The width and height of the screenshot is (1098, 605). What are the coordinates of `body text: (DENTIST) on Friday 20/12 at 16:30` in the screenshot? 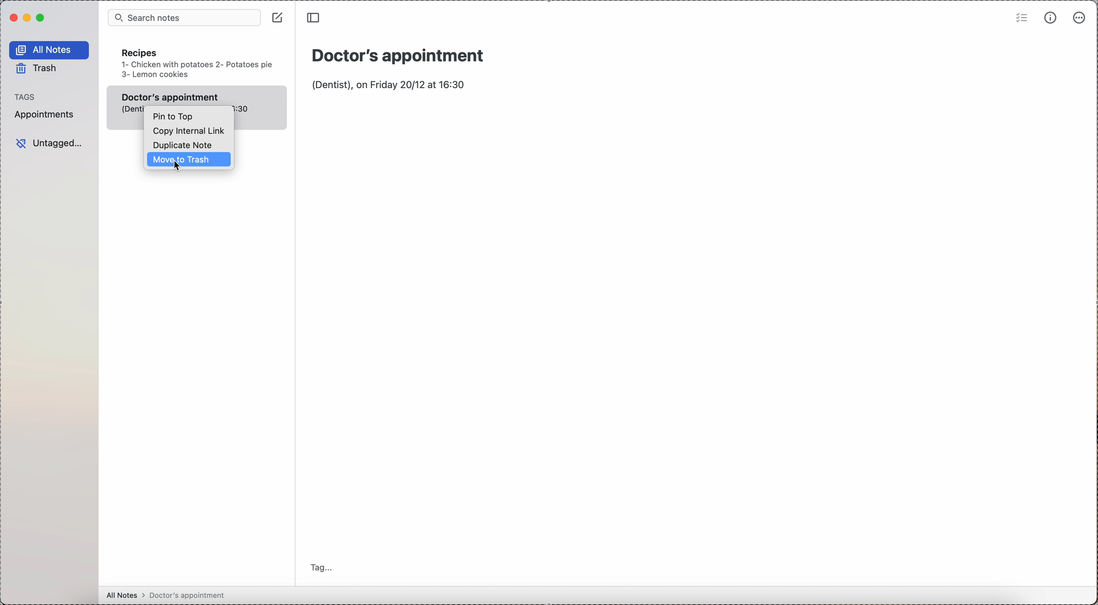 It's located at (393, 83).